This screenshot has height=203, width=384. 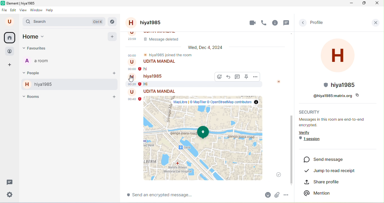 I want to click on a room, so click(x=40, y=61).